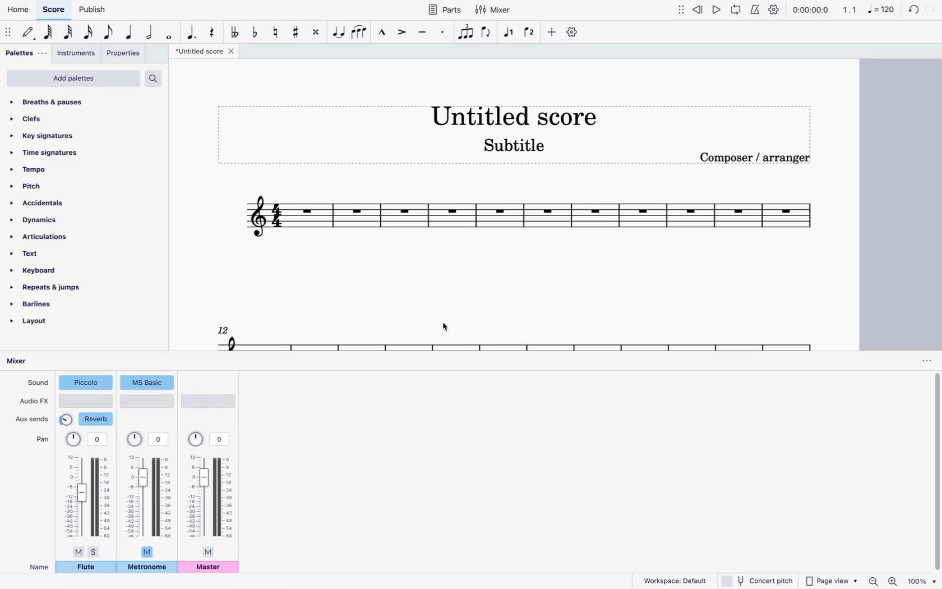 This screenshot has height=589, width=942. What do you see at coordinates (149, 494) in the screenshot?
I see `pan` at bounding box center [149, 494].